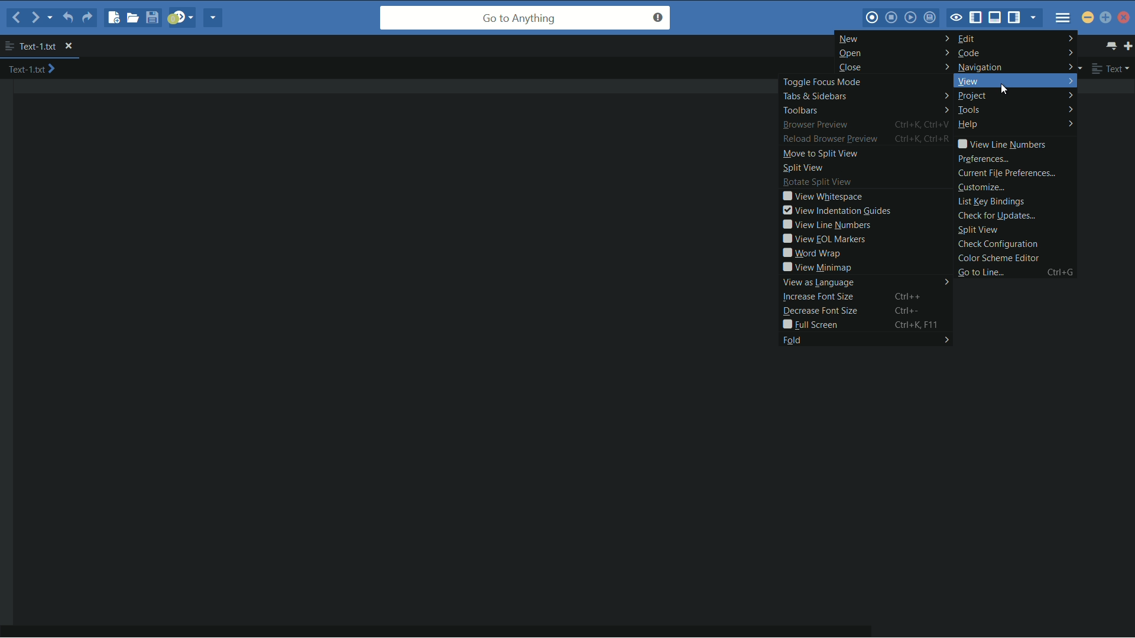 This screenshot has width=1135, height=638. I want to click on undo, so click(69, 18).